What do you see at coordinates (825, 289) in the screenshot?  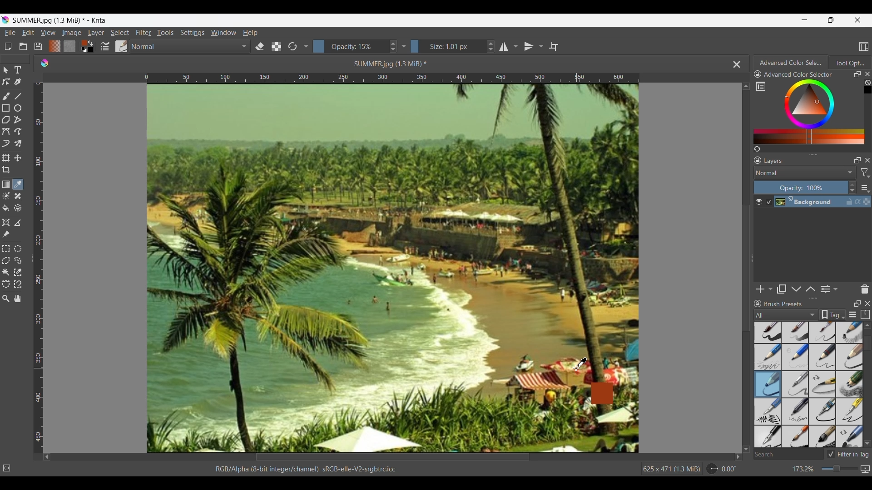 I see `View or change layer properties` at bounding box center [825, 289].